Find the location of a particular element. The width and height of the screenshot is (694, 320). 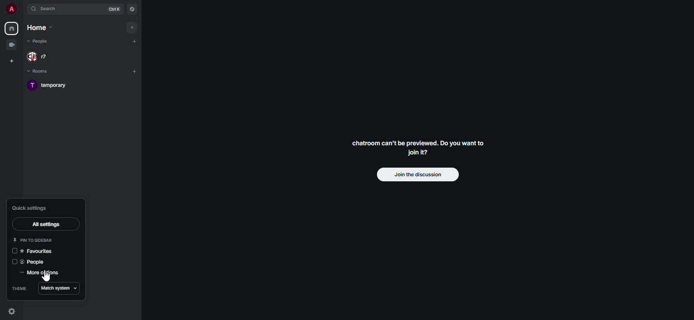

home is located at coordinates (40, 29).